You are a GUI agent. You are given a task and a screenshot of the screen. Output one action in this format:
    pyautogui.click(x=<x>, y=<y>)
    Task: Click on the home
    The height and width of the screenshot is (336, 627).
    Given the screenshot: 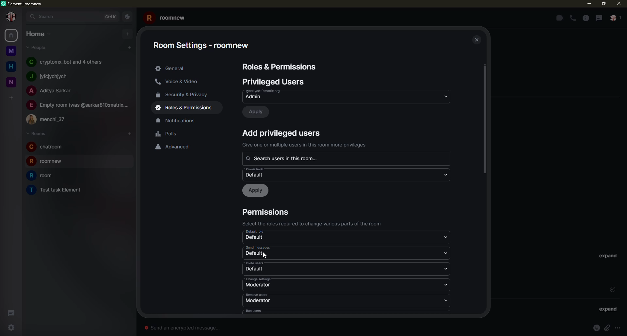 What is the action you would take?
    pyautogui.click(x=10, y=36)
    